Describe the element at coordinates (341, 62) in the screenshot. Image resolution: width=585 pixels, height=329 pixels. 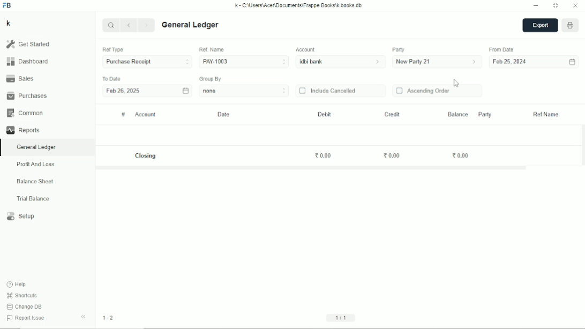
I see `idbi bank` at that location.